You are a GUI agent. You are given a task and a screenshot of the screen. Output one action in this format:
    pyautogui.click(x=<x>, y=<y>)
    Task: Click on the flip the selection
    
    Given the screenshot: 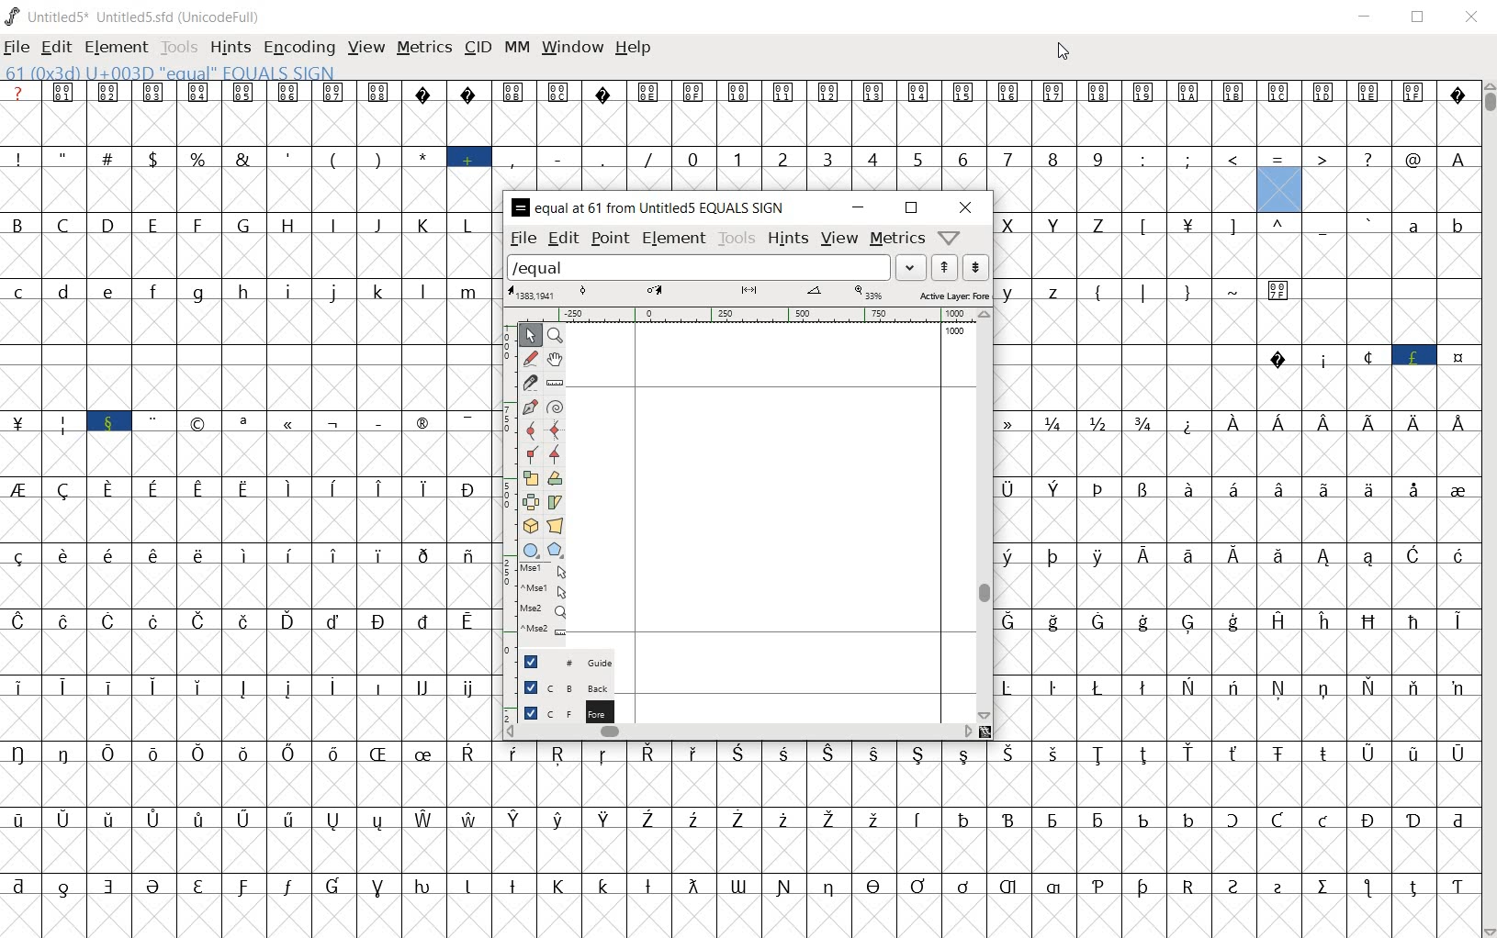 What is the action you would take?
    pyautogui.click(x=531, y=502)
    